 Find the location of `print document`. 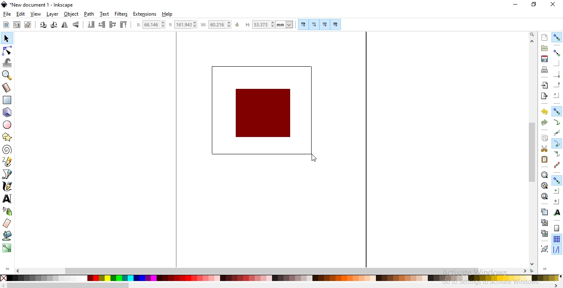

print document is located at coordinates (544, 70).